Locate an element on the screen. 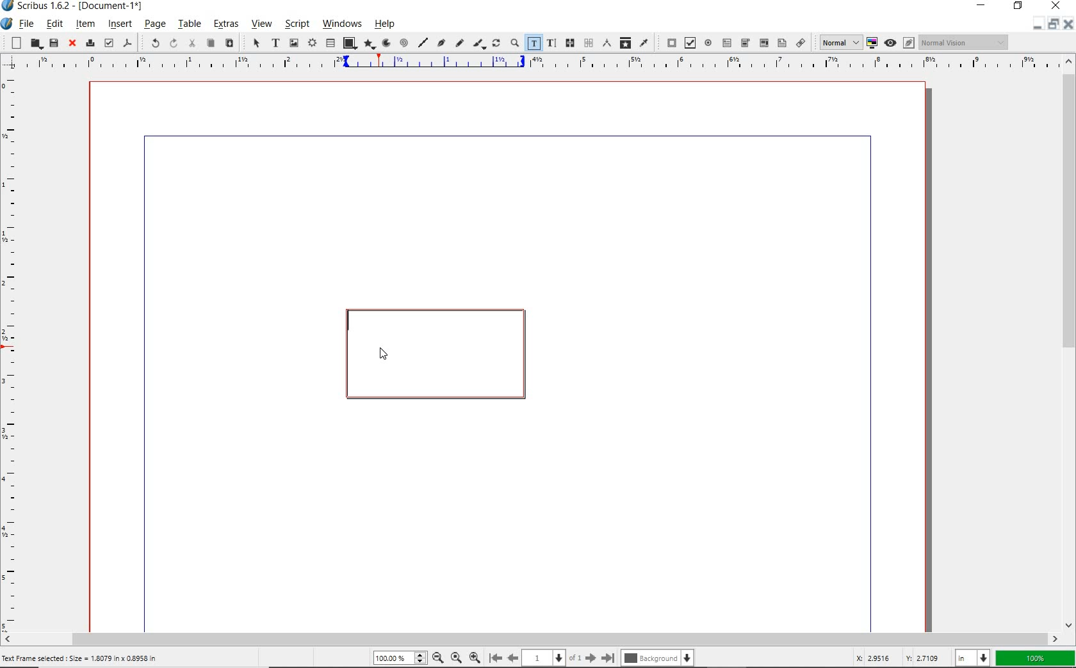  Close is located at coordinates (1068, 24).